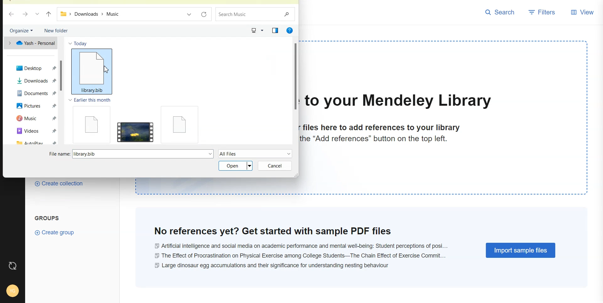 Image resolution: width=603 pixels, height=303 pixels. I want to click on Create Group, so click(56, 232).